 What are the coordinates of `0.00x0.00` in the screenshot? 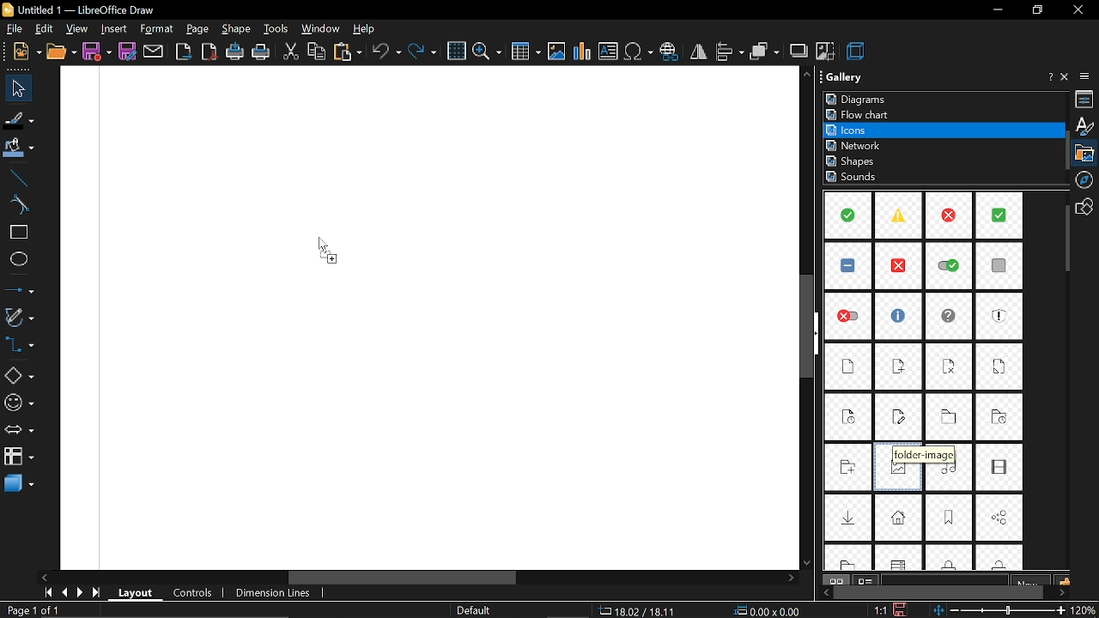 It's located at (768, 611).